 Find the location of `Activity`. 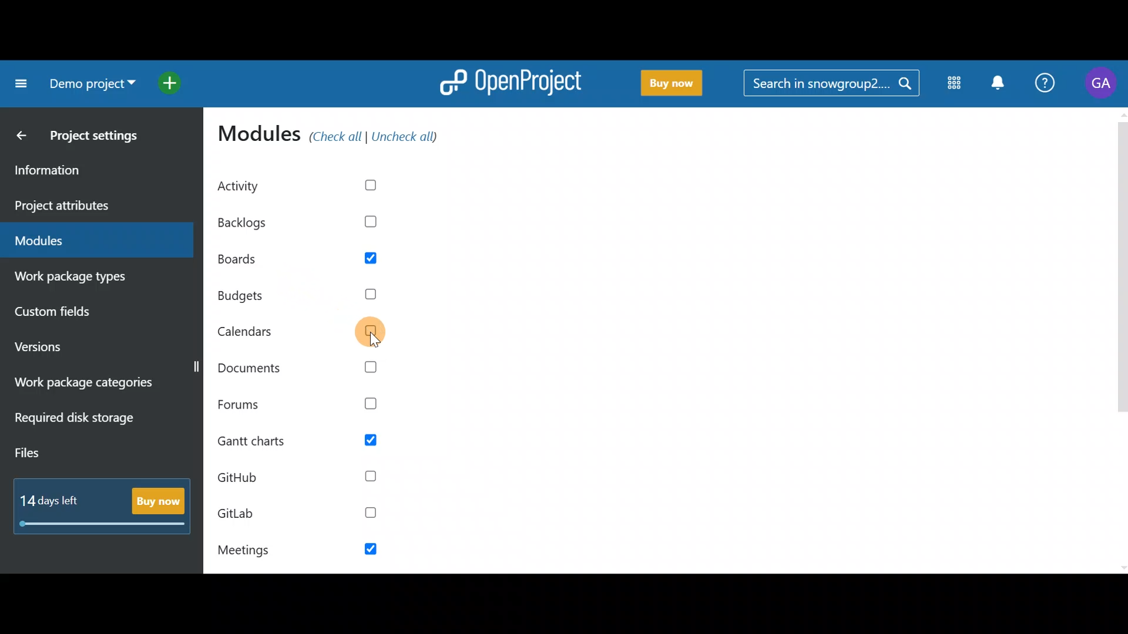

Activity is located at coordinates (303, 184).